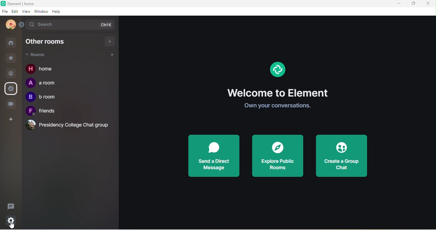 This screenshot has width=436, height=230. What do you see at coordinates (21, 25) in the screenshot?
I see `expand` at bounding box center [21, 25].